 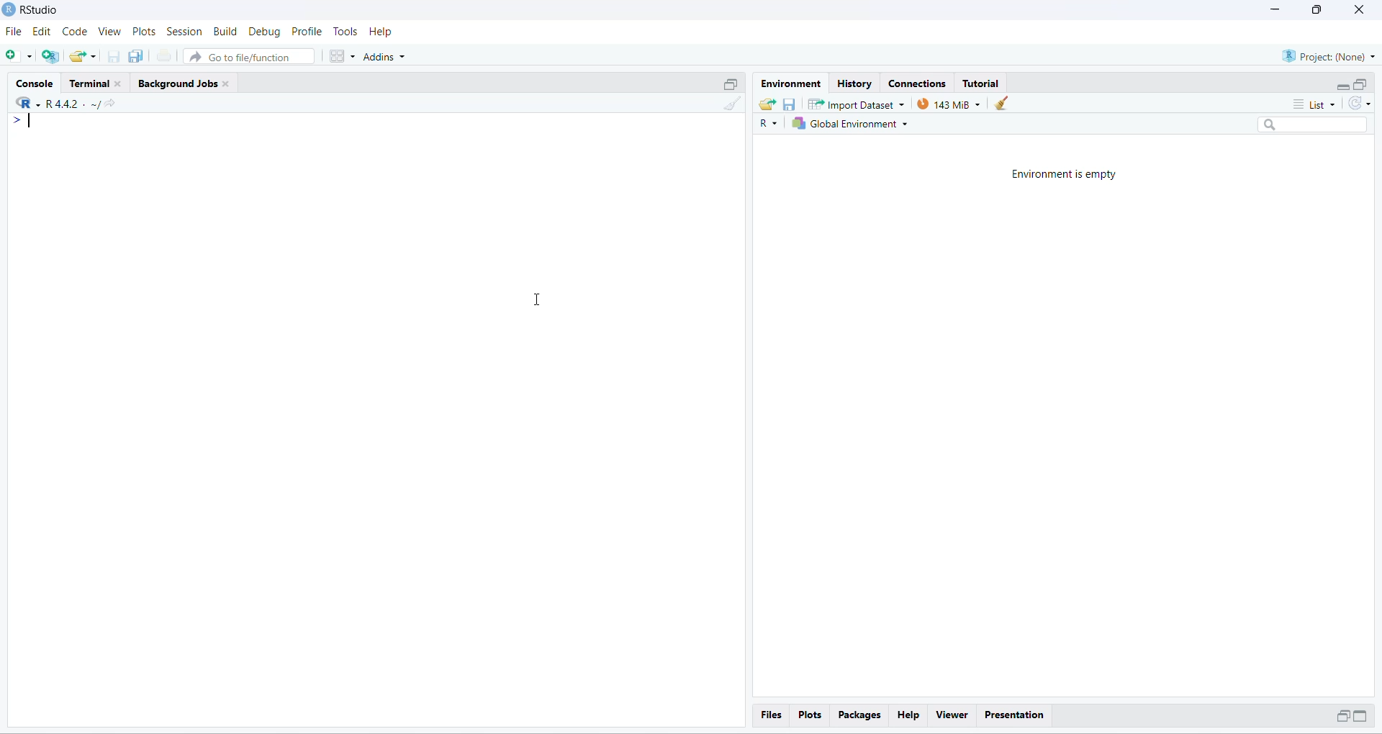 What do you see at coordinates (164, 55) in the screenshot?
I see `print` at bounding box center [164, 55].